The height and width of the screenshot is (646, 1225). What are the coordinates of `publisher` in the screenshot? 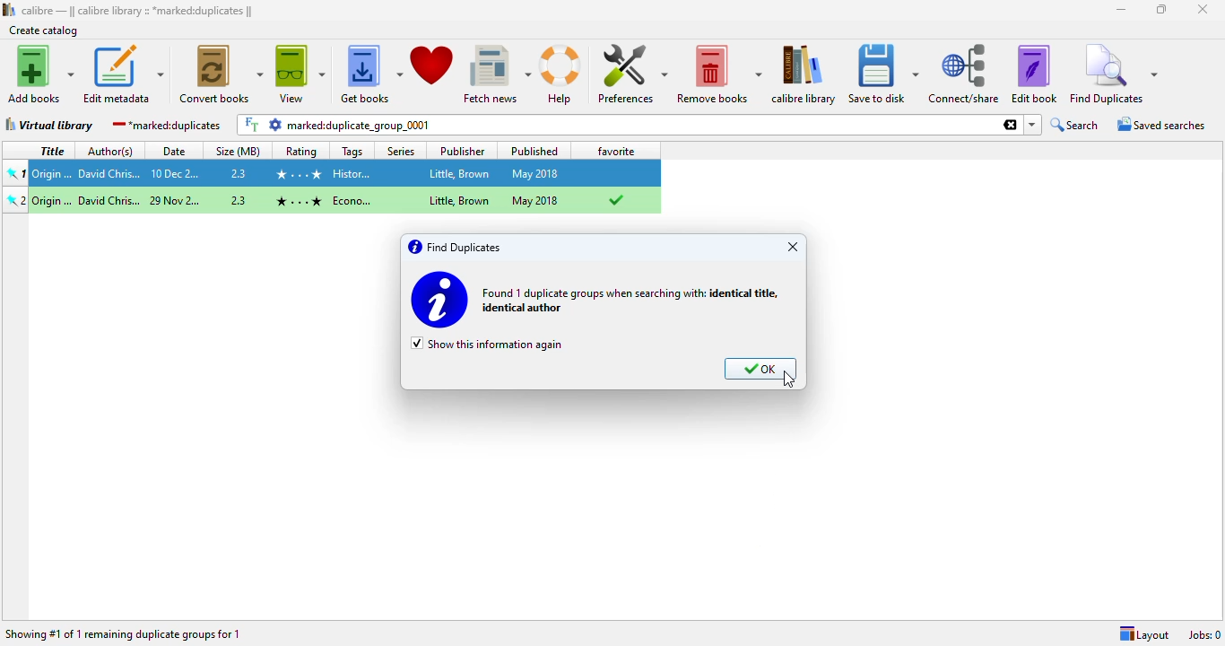 It's located at (467, 149).